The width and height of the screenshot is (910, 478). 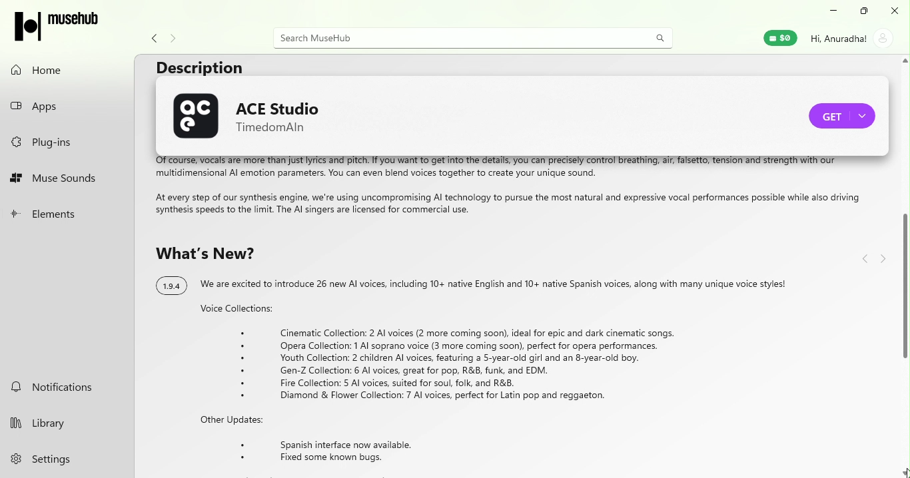 I want to click on close, so click(x=897, y=11).